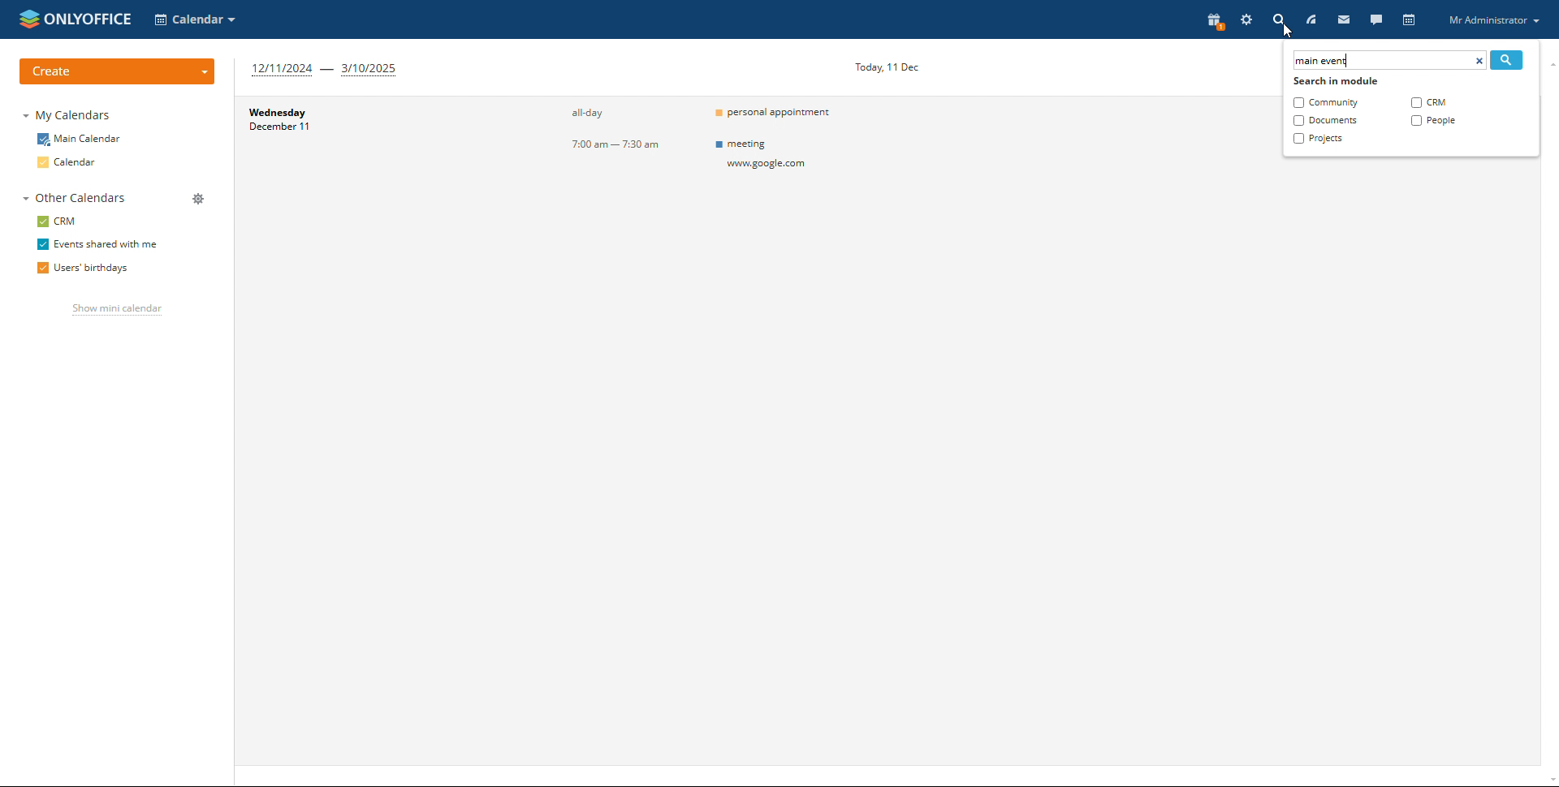 Image resolution: width=1559 pixels, height=787 pixels. I want to click on main calendars, so click(80, 140).